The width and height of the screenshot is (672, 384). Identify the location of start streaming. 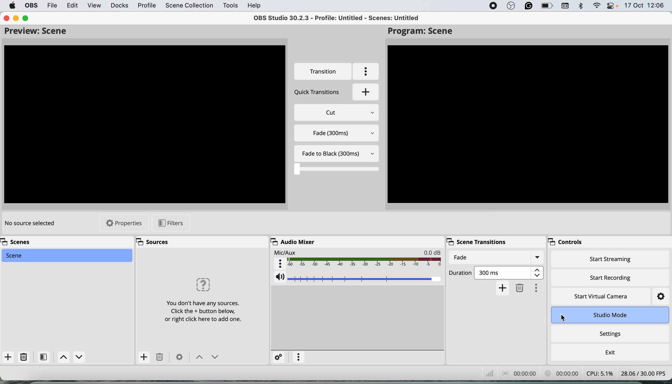
(610, 259).